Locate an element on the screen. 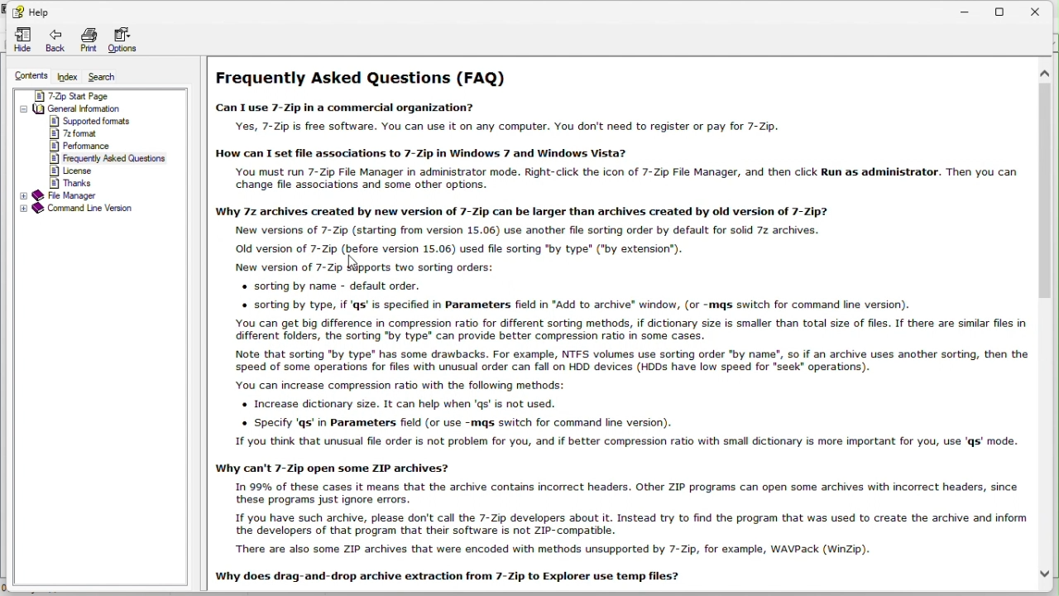  supported formats is located at coordinates (91, 121).